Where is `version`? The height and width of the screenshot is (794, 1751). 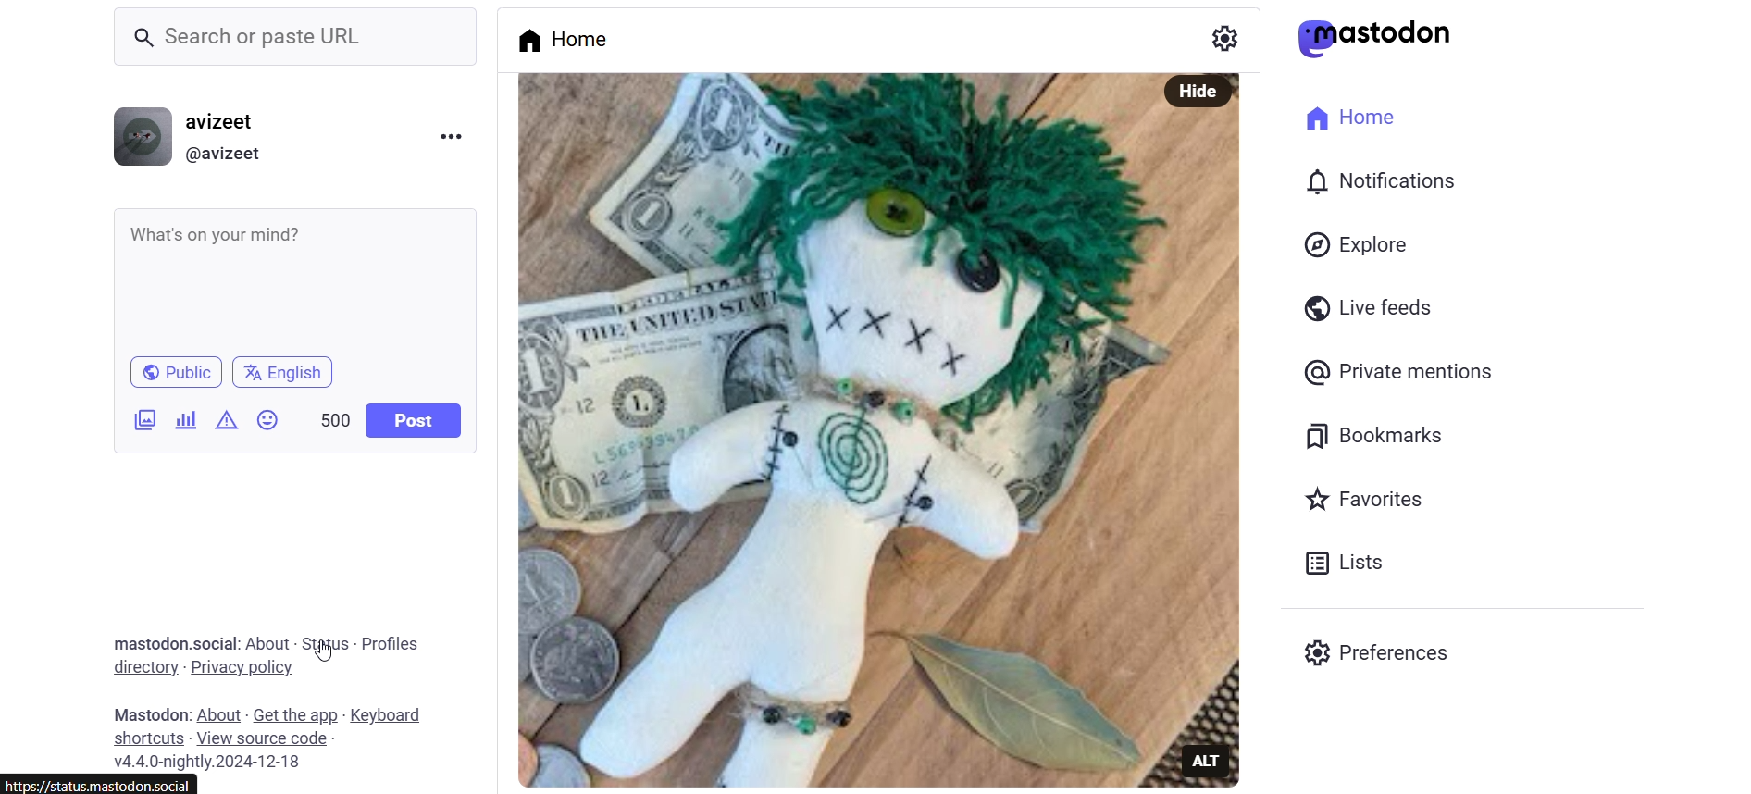 version is located at coordinates (215, 761).